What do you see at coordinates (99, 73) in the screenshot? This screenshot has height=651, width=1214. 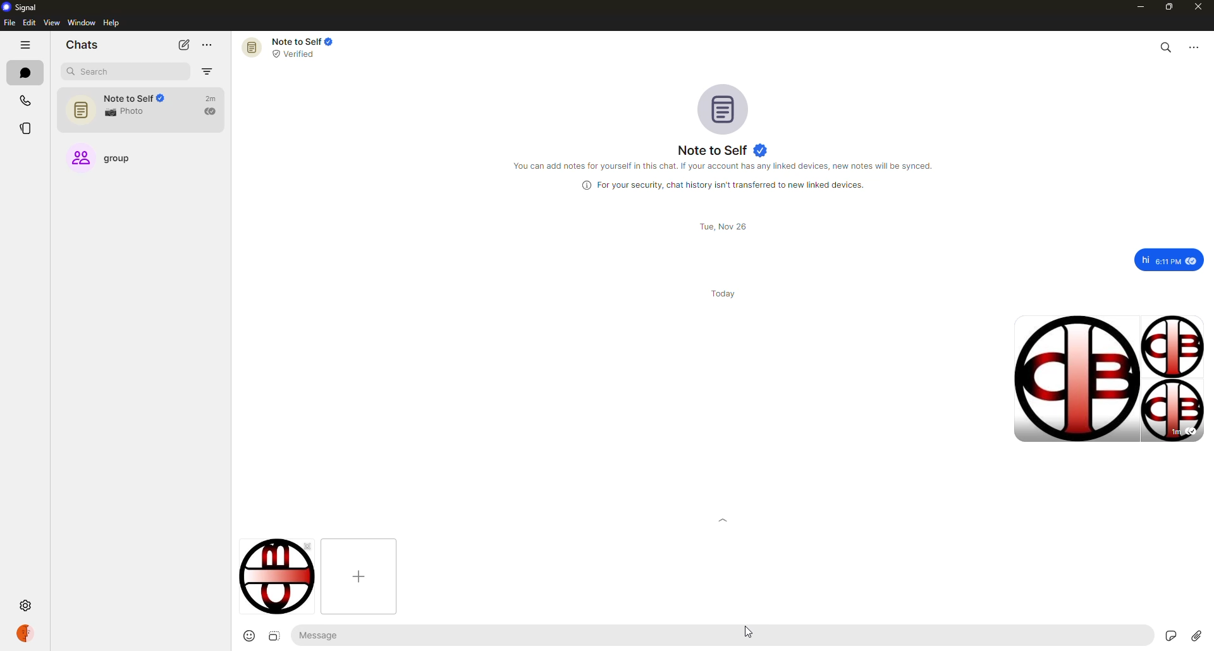 I see `search` at bounding box center [99, 73].